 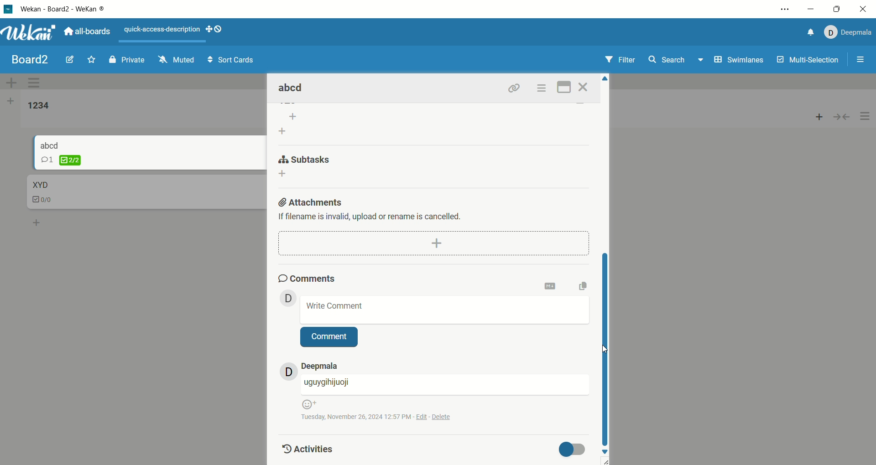 I want to click on text, so click(x=163, y=30).